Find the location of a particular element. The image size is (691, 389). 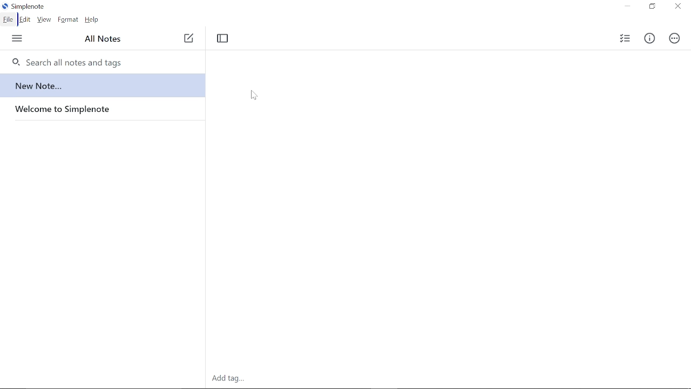

Note titled "Welcome to Simplenote" is located at coordinates (99, 109).